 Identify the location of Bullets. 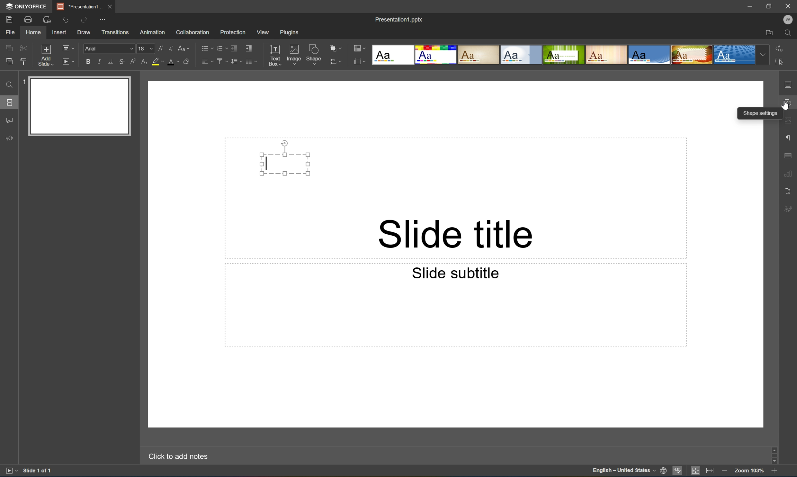
(206, 47).